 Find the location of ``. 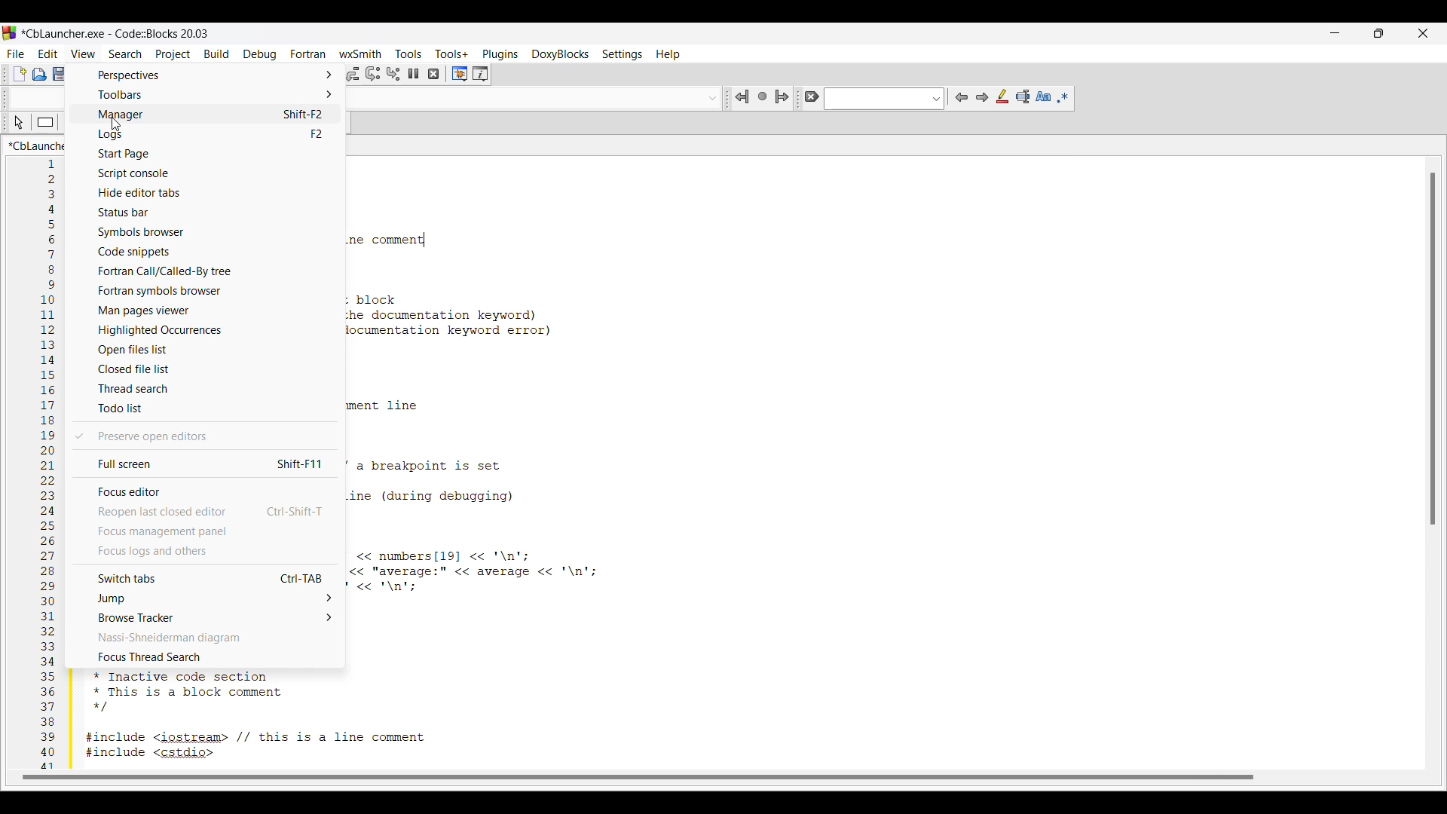

 is located at coordinates (395, 75).